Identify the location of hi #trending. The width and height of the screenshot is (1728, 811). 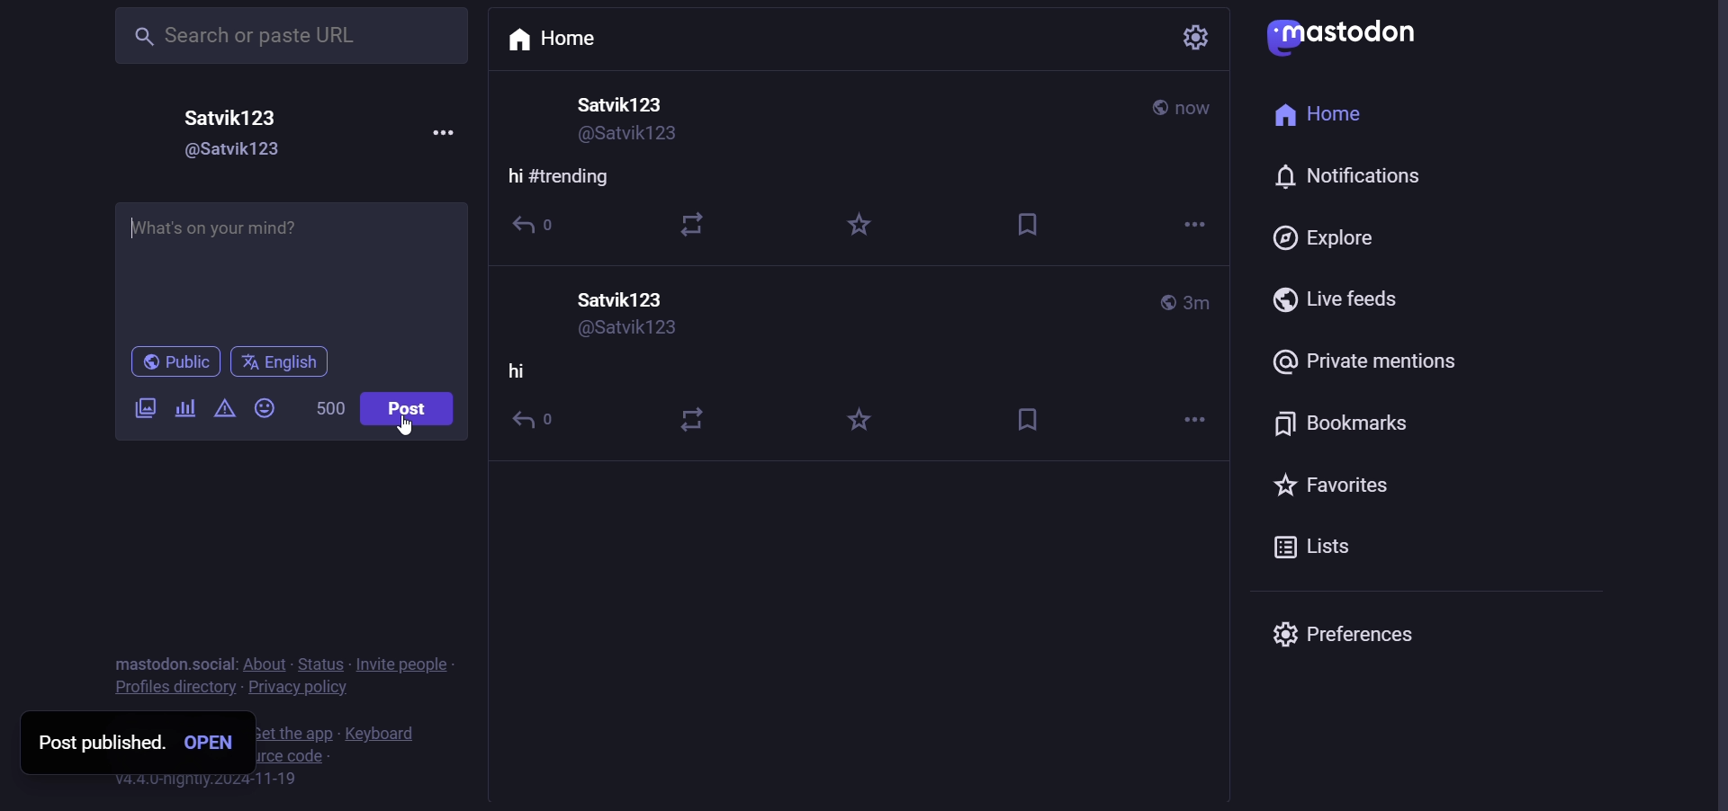
(560, 178).